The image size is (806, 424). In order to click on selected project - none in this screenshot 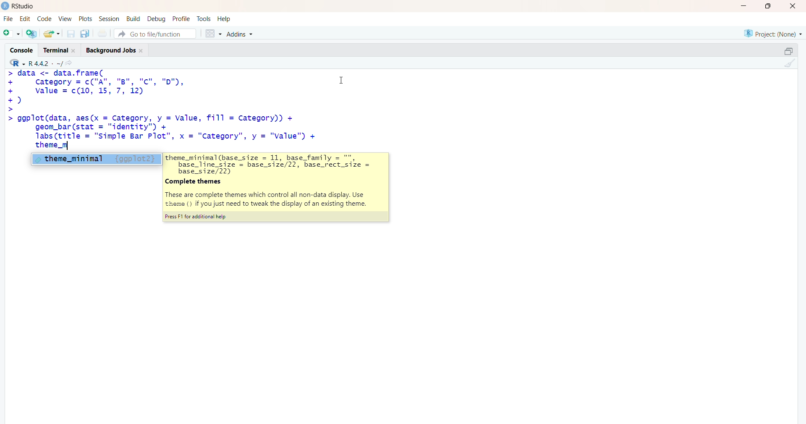, I will do `click(774, 33)`.